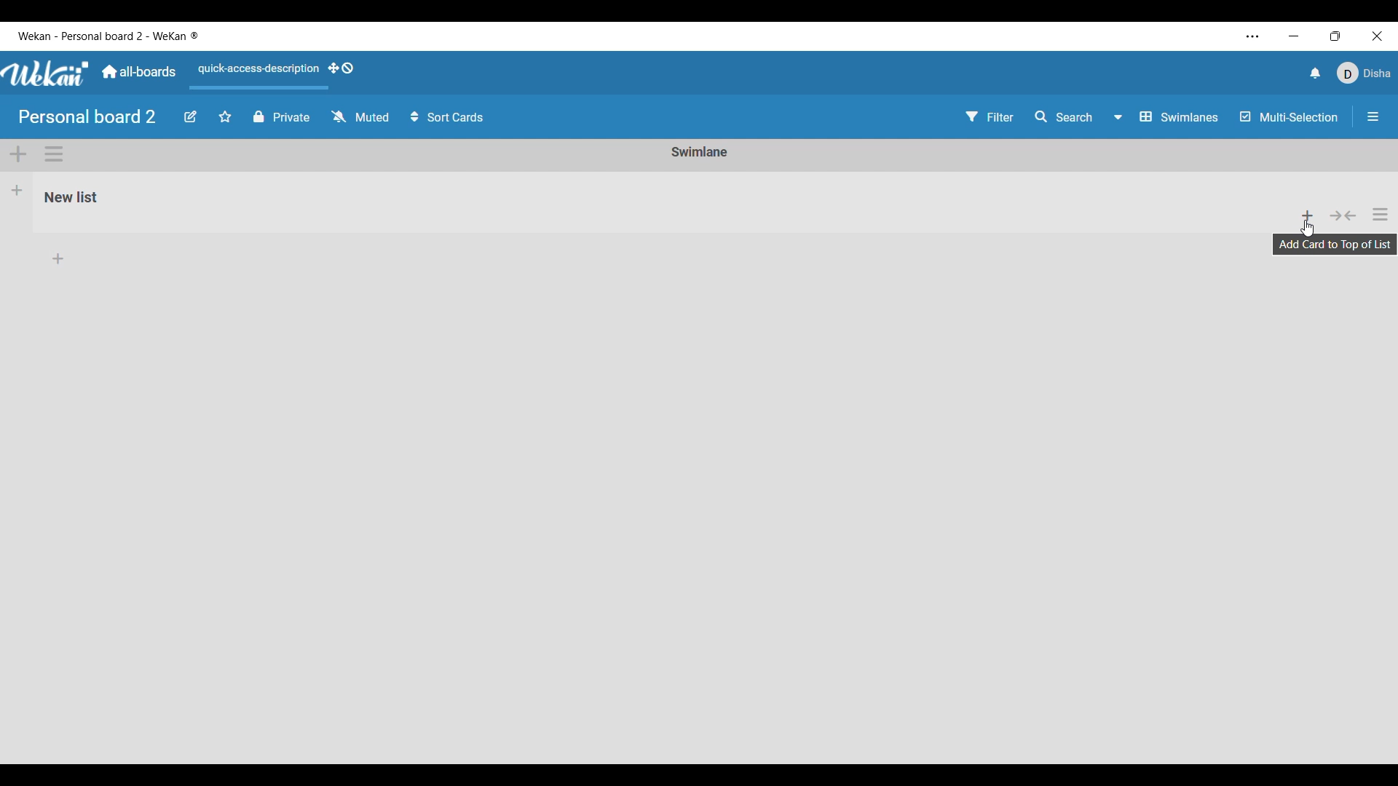 The width and height of the screenshot is (1398, 786). I want to click on Star board, so click(225, 116).